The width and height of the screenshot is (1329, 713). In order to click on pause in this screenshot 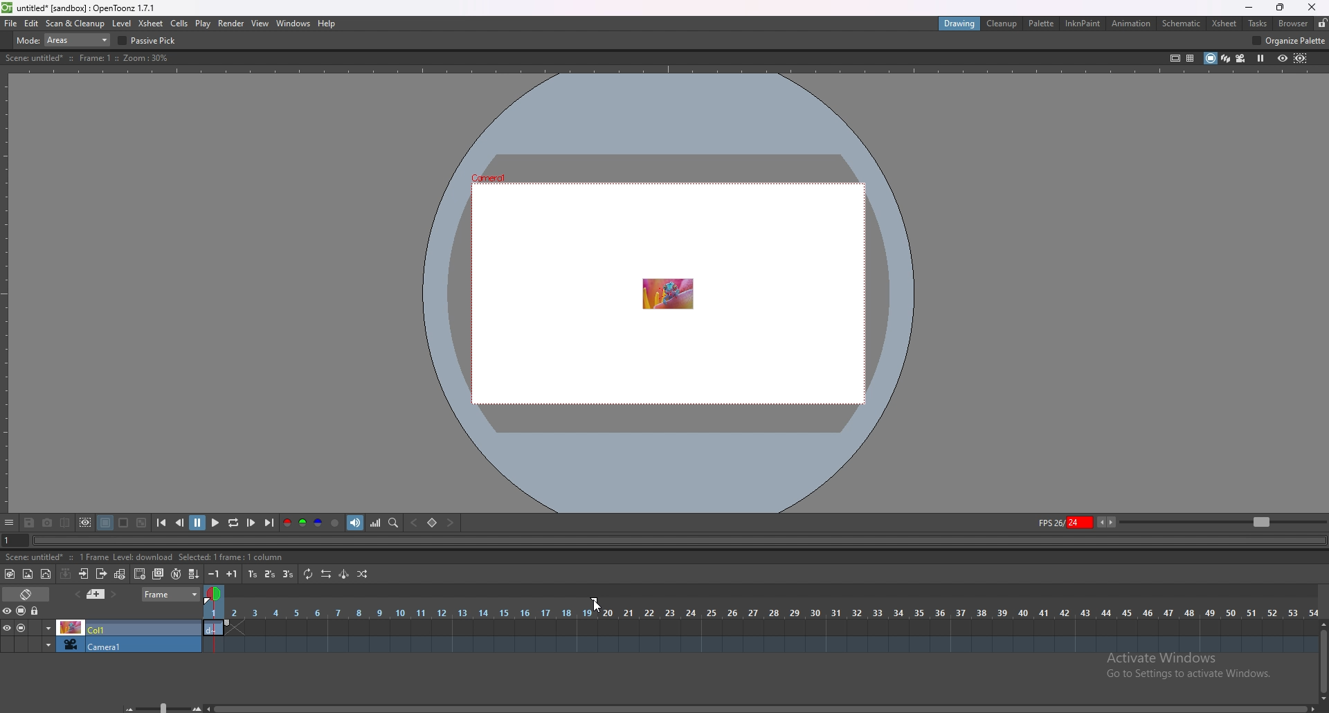, I will do `click(199, 521)`.